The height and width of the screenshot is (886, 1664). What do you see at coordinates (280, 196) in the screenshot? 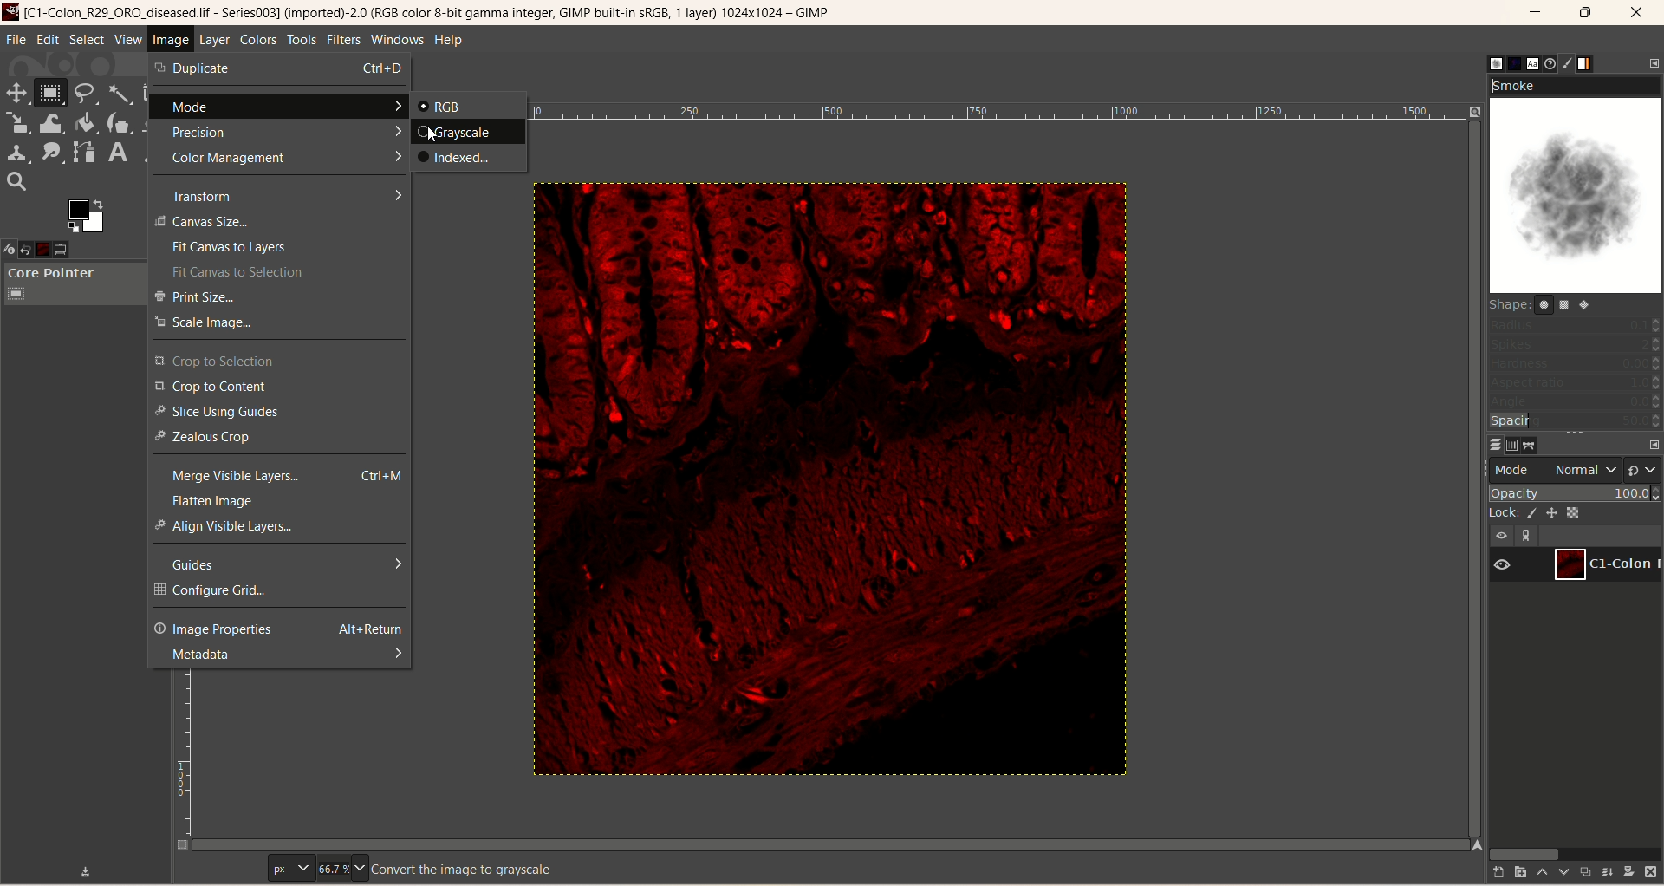
I see `transform` at bounding box center [280, 196].